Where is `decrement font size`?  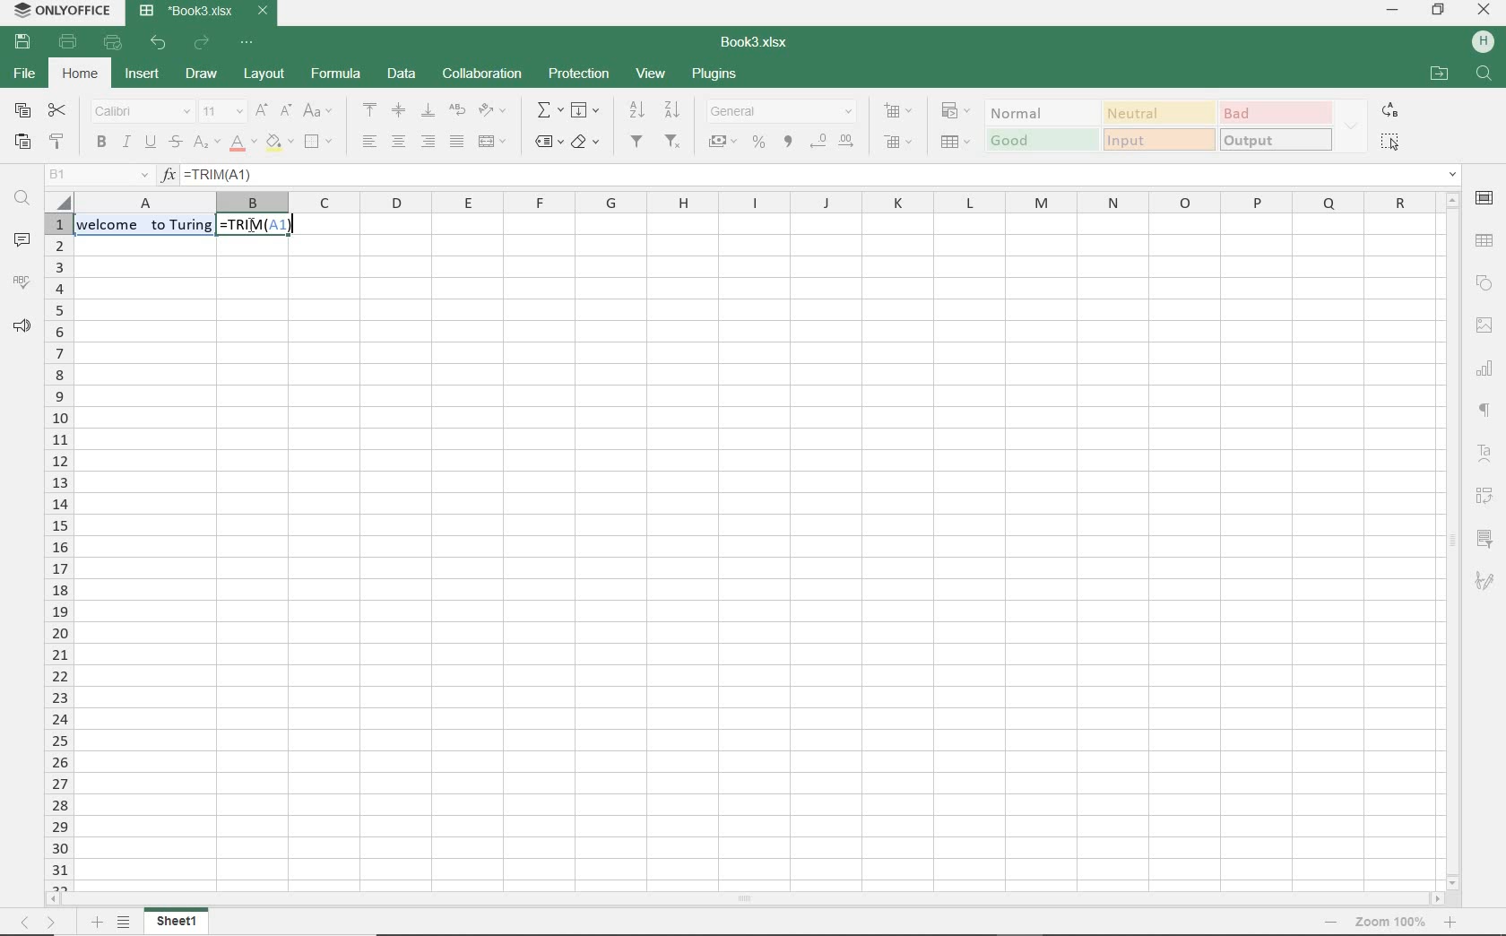
decrement font size is located at coordinates (284, 110).